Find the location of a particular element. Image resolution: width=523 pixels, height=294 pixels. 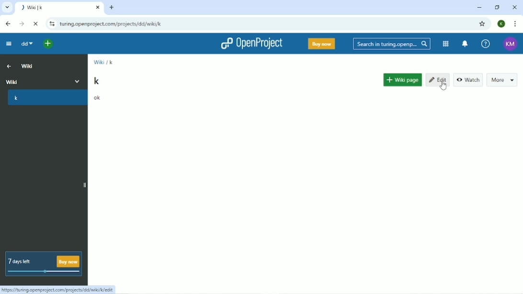

Edit is located at coordinates (437, 80).